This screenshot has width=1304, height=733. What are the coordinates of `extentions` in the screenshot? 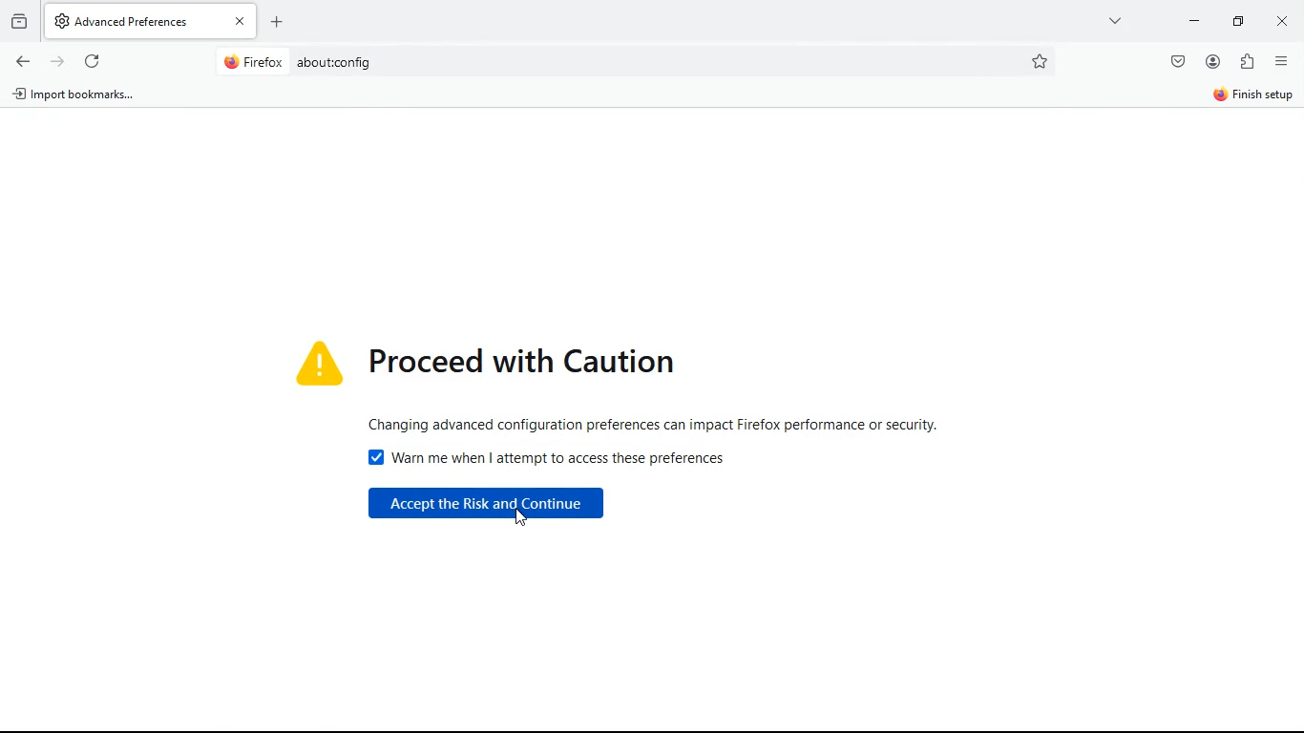 It's located at (1250, 62).